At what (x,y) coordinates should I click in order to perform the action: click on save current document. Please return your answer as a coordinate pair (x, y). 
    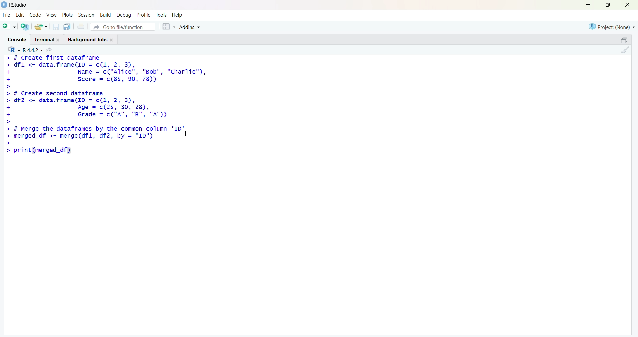
    Looking at the image, I should click on (56, 27).